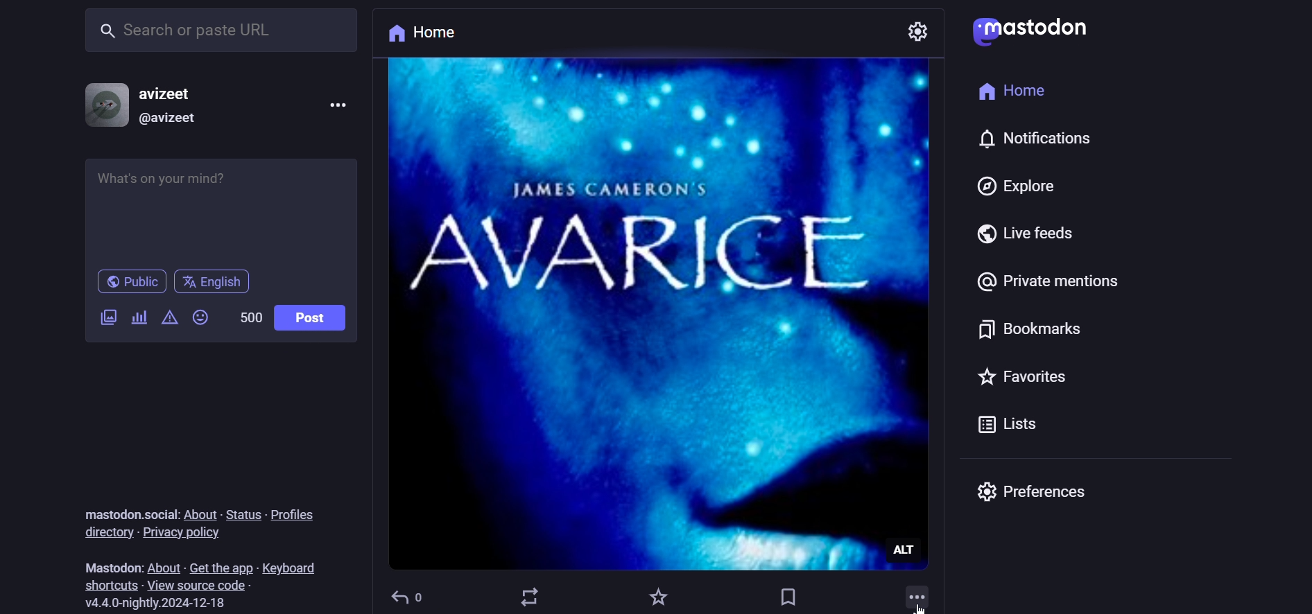 The width and height of the screenshot is (1312, 614). What do you see at coordinates (112, 585) in the screenshot?
I see `shortcut` at bounding box center [112, 585].